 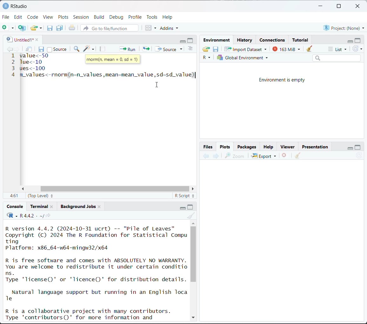 What do you see at coordinates (170, 49) in the screenshot?
I see `source` at bounding box center [170, 49].